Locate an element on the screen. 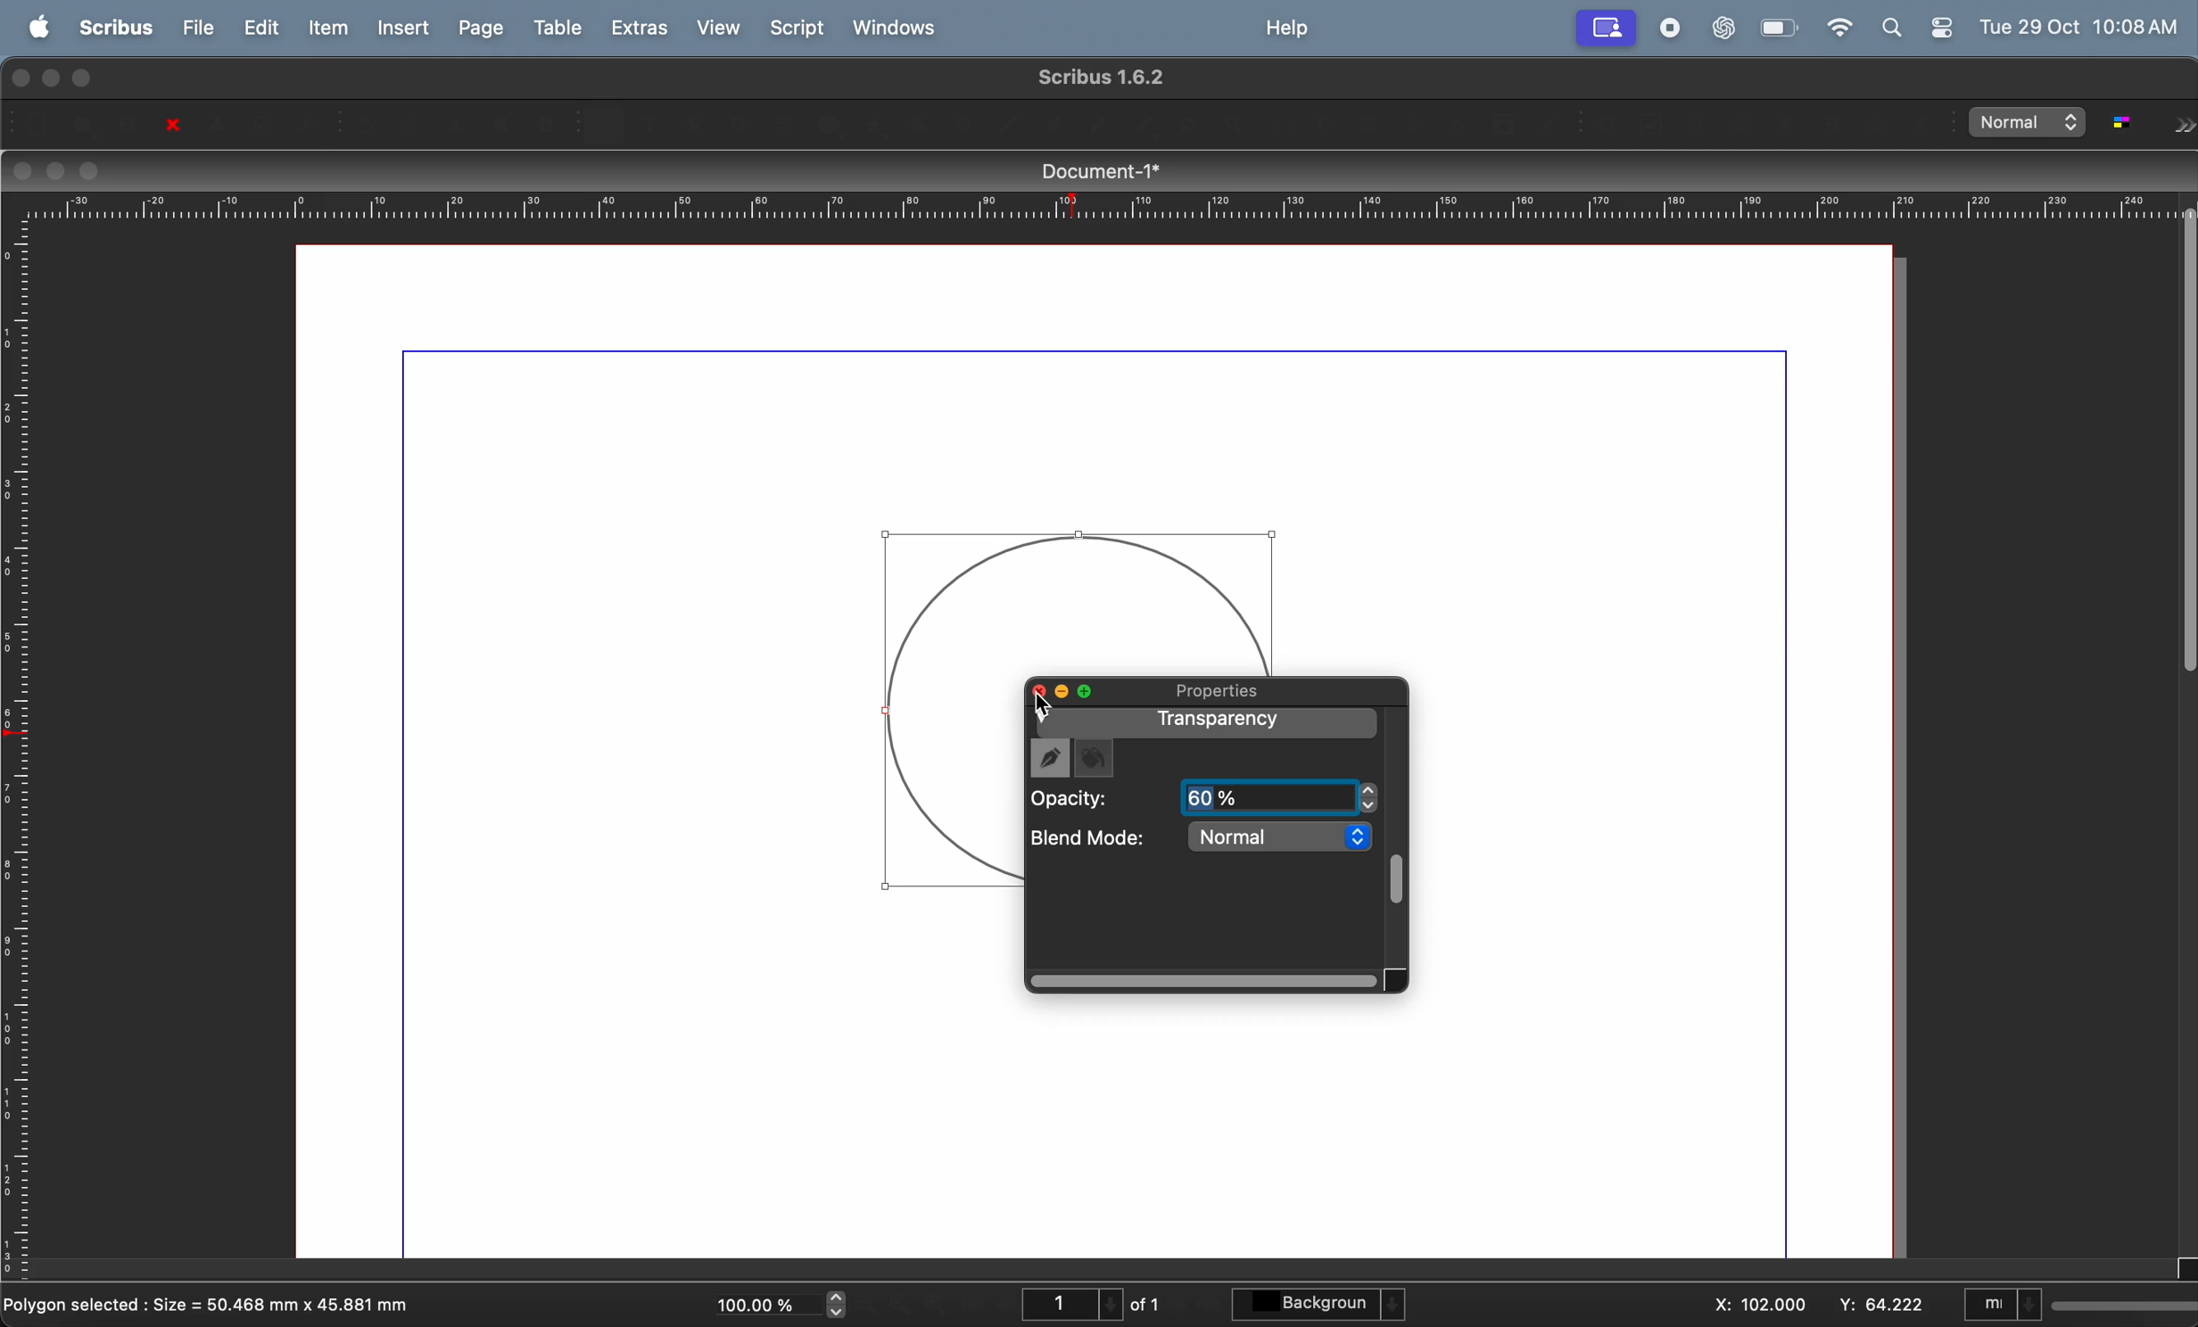  document title is located at coordinates (1093, 172).